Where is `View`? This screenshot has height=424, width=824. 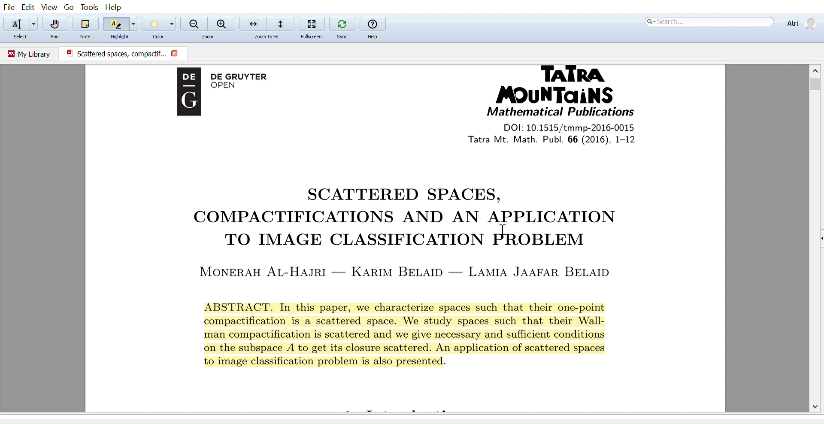
View is located at coordinates (50, 8).